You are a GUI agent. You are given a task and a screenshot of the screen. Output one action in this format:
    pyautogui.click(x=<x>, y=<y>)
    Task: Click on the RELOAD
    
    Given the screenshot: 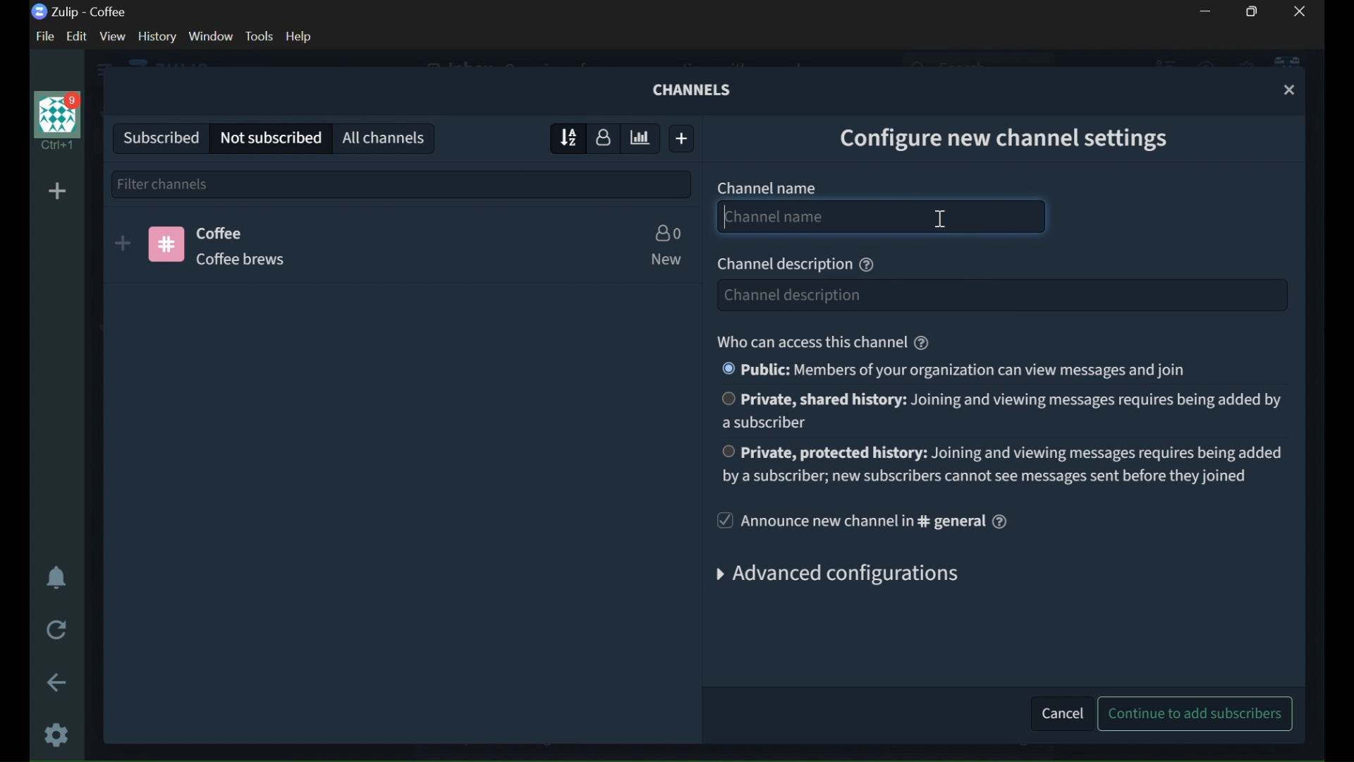 What is the action you would take?
    pyautogui.click(x=59, y=628)
    